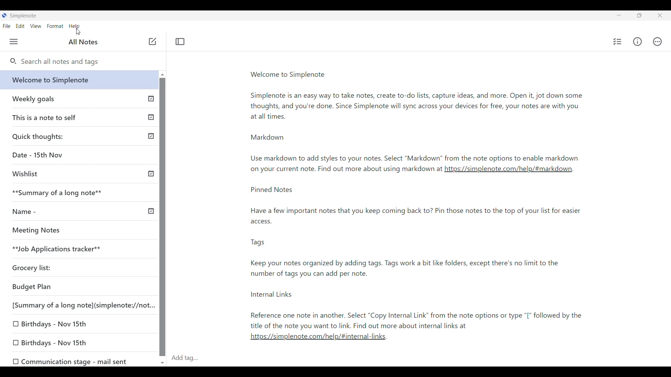 Image resolution: width=671 pixels, height=377 pixels. I want to click on Toggle focus mode, so click(180, 42).